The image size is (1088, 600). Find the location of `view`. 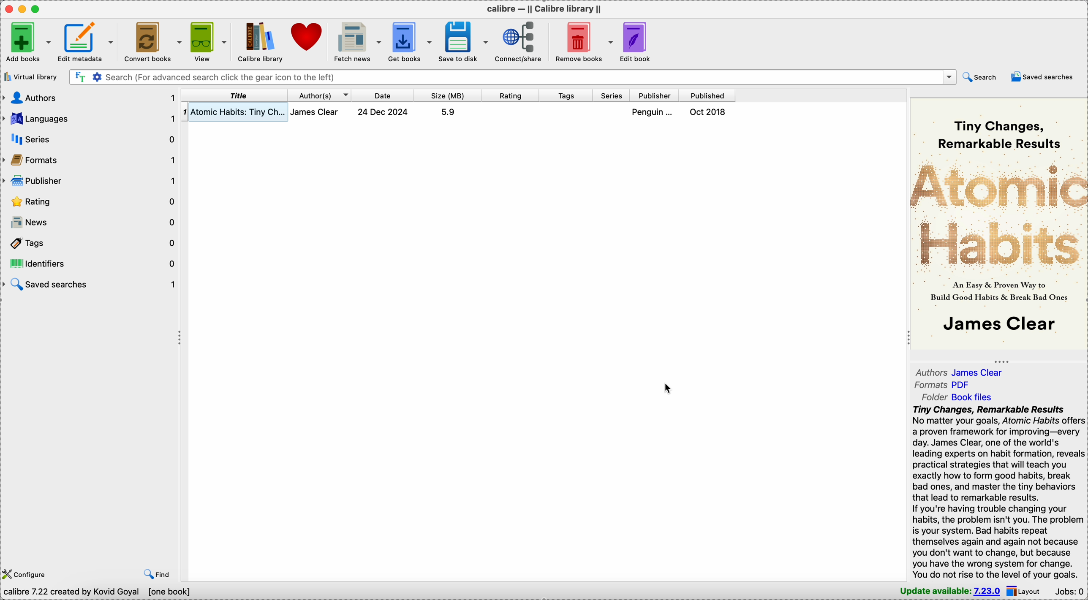

view is located at coordinates (207, 40).